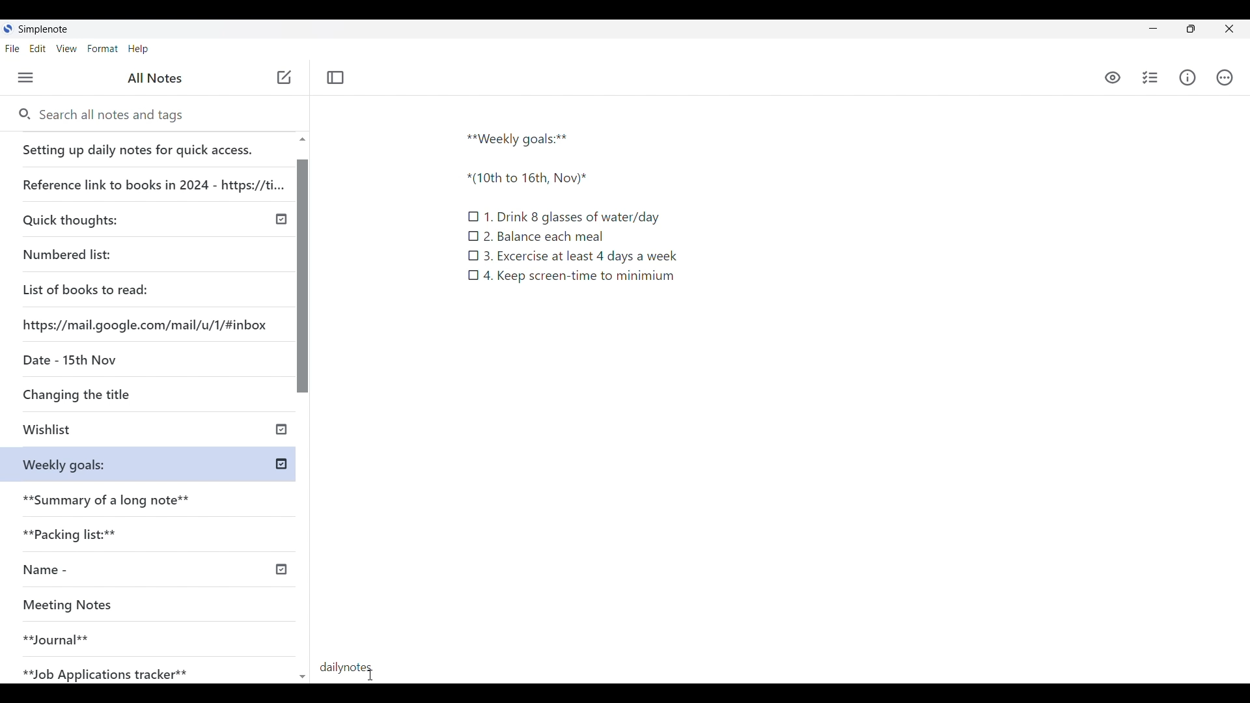 This screenshot has height=703, width=1250. Describe the element at coordinates (1229, 29) in the screenshot. I see `Close ` at that location.